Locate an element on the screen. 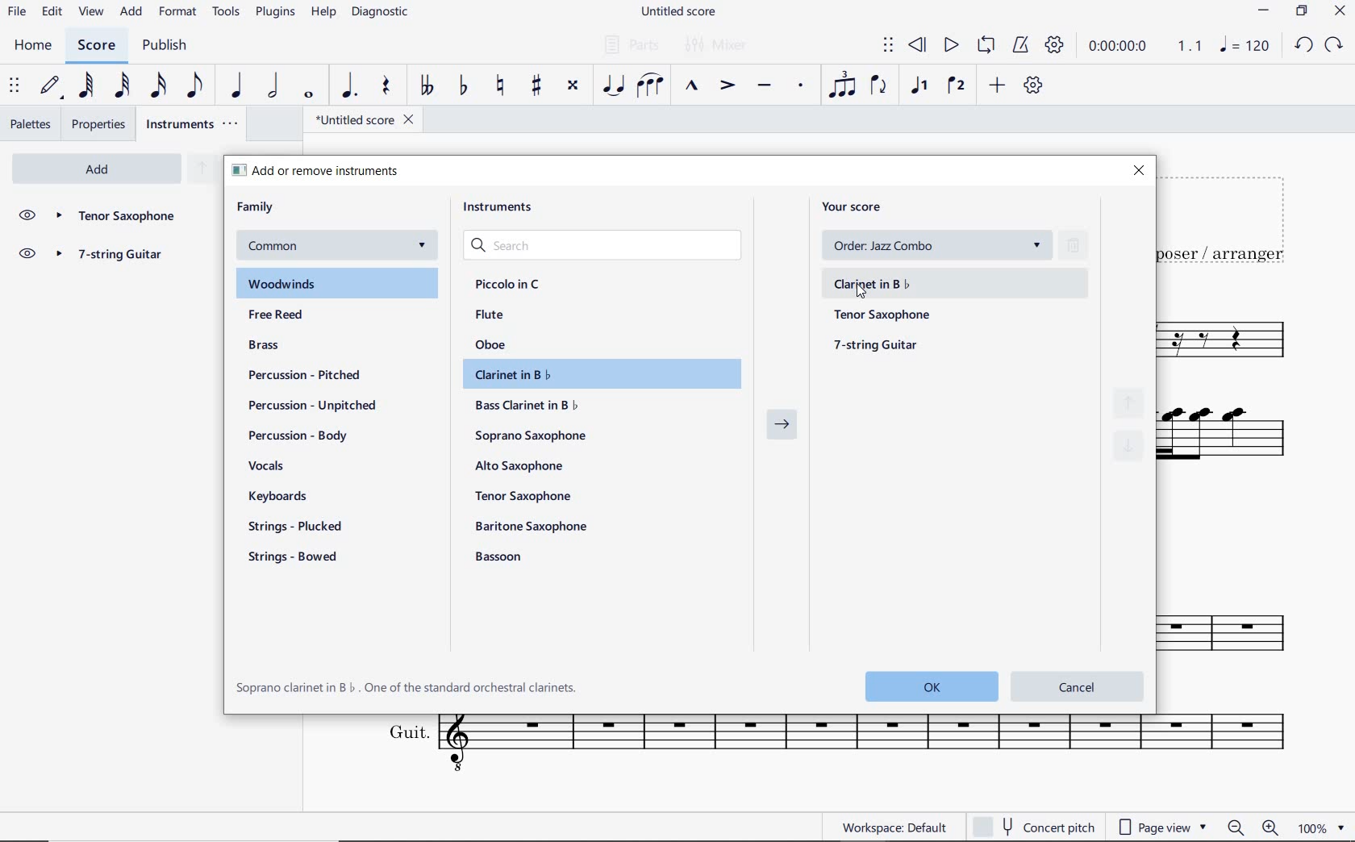 The width and height of the screenshot is (1355, 842). PLAY is located at coordinates (948, 46).